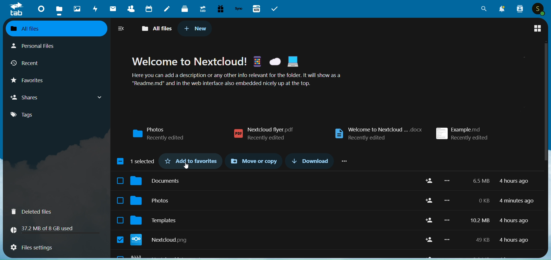 The width and height of the screenshot is (551, 260). I want to click on Selected file , so click(120, 239).